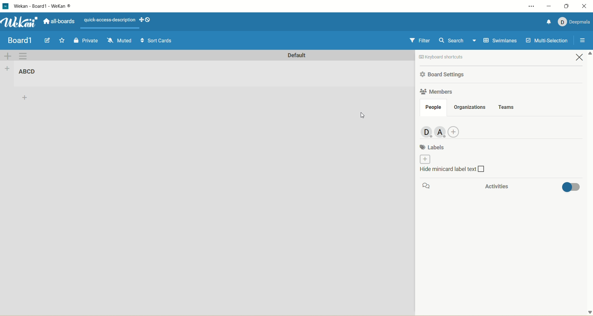 Image resolution: width=593 pixels, height=316 pixels. Describe the element at coordinates (499, 41) in the screenshot. I see `swimlanes` at that location.